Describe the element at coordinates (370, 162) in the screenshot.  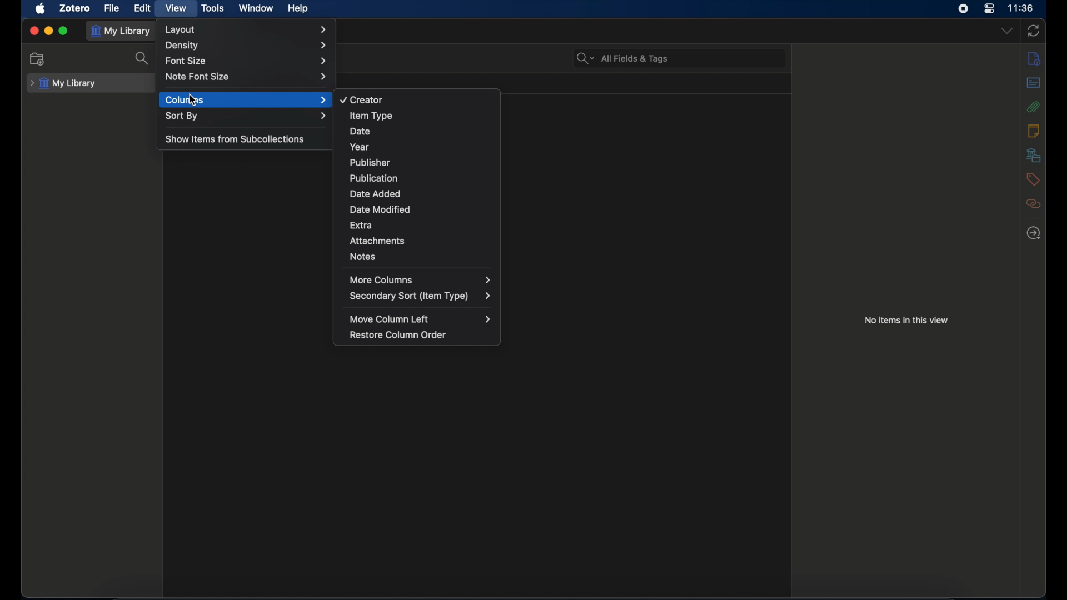
I see `publisher` at that location.